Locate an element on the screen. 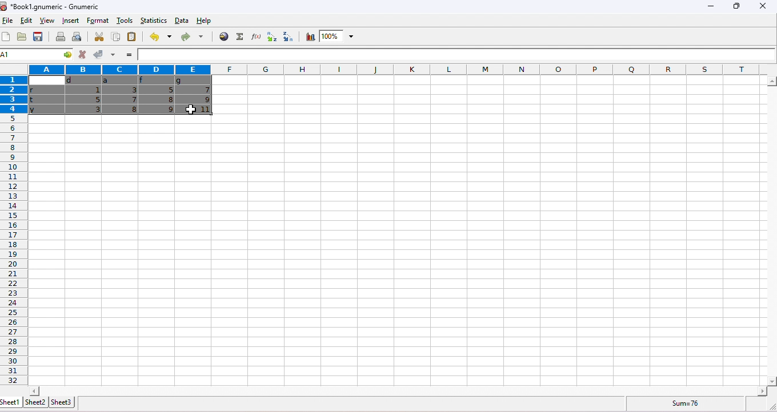 Image resolution: width=777 pixels, height=412 pixels. cut is located at coordinates (99, 37).